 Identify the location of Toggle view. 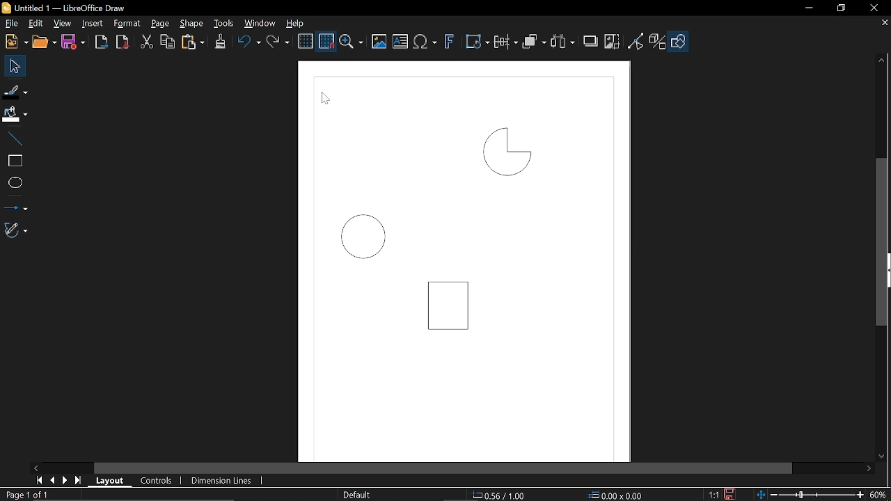
(636, 40).